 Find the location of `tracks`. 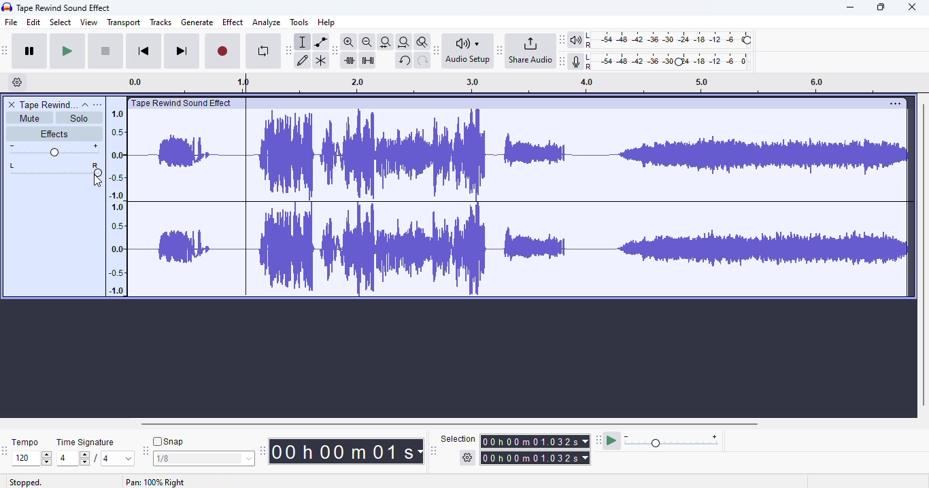

tracks is located at coordinates (161, 22).